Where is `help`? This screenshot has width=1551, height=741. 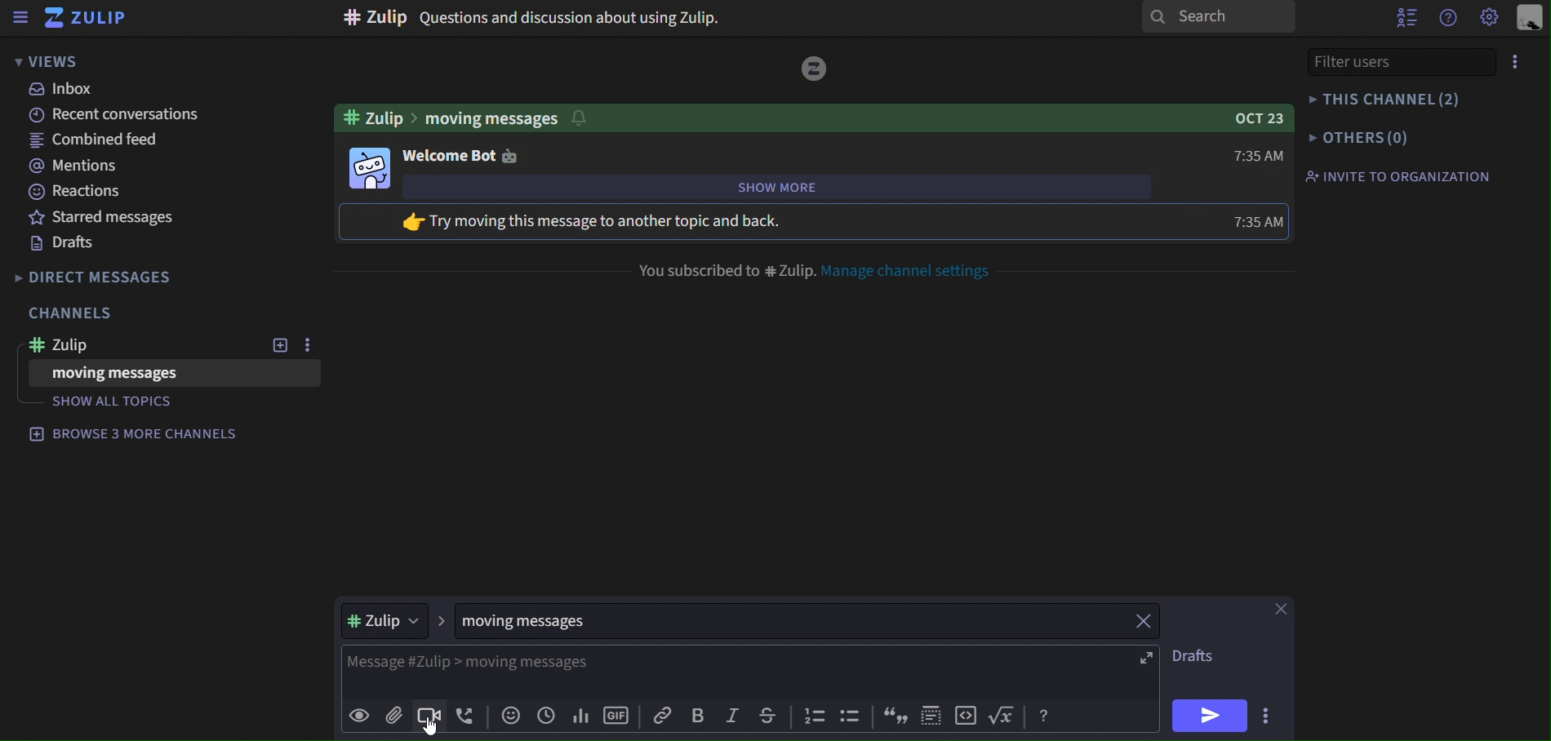
help is located at coordinates (1444, 19).